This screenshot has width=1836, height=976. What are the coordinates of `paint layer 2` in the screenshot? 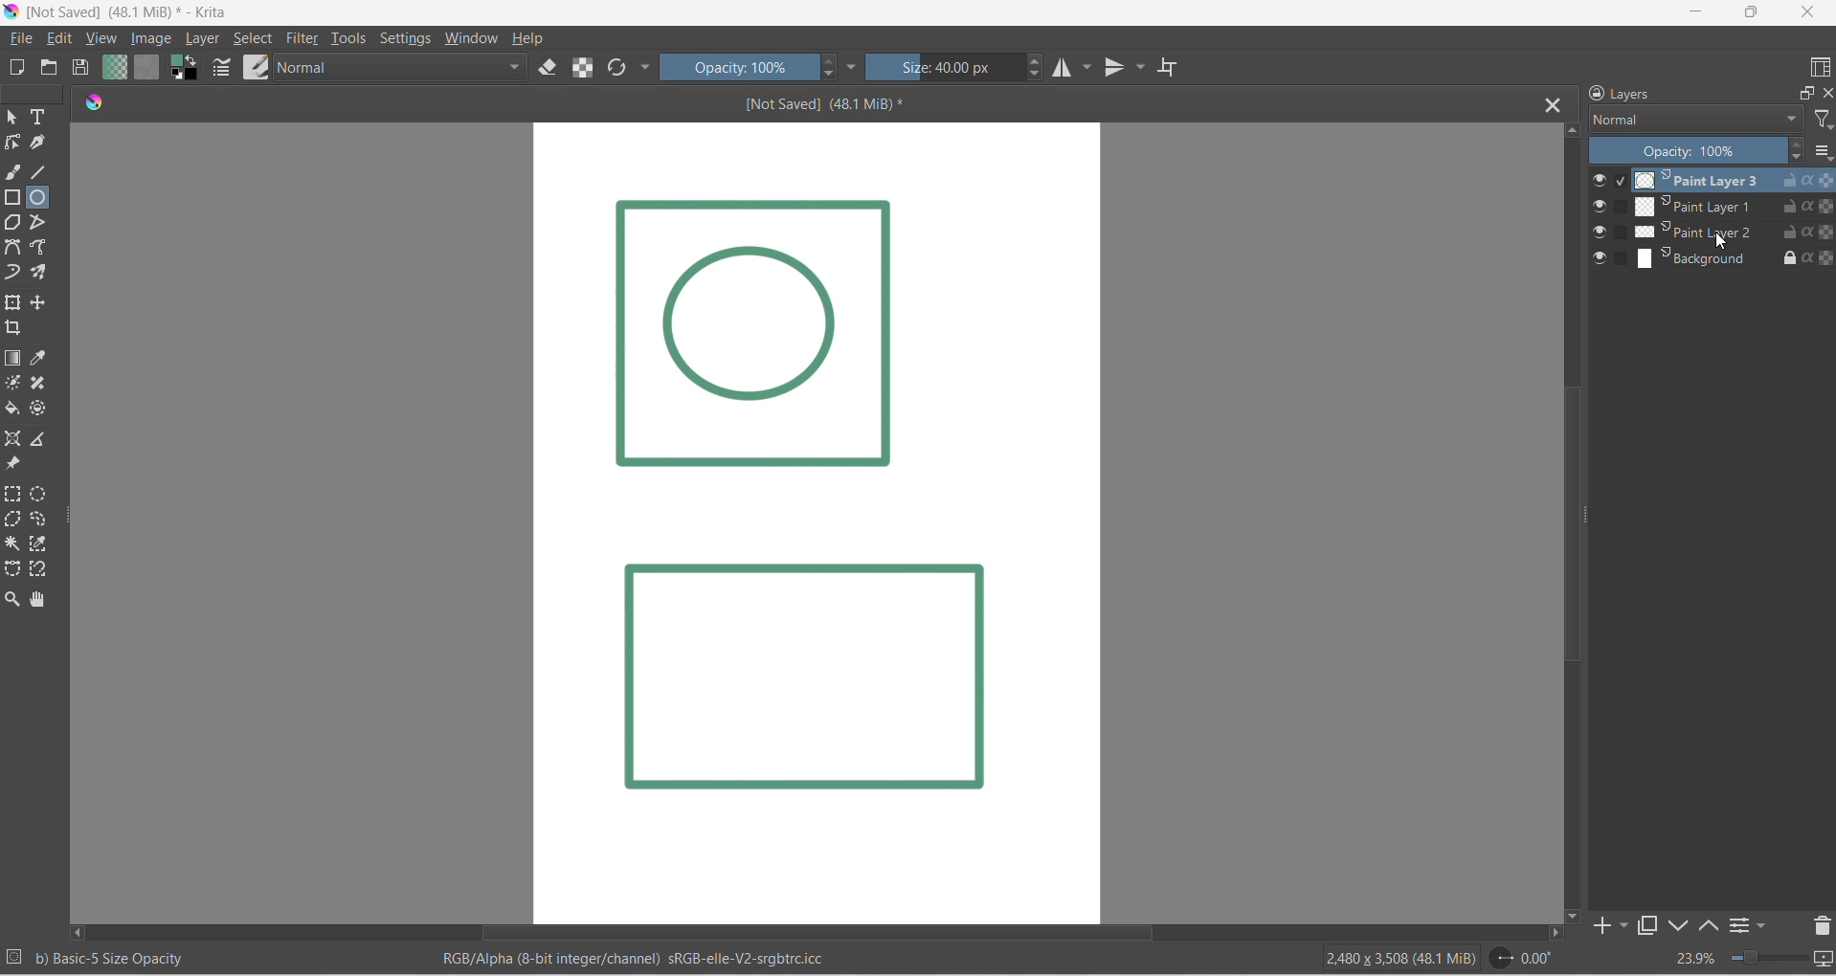 It's located at (1696, 233).